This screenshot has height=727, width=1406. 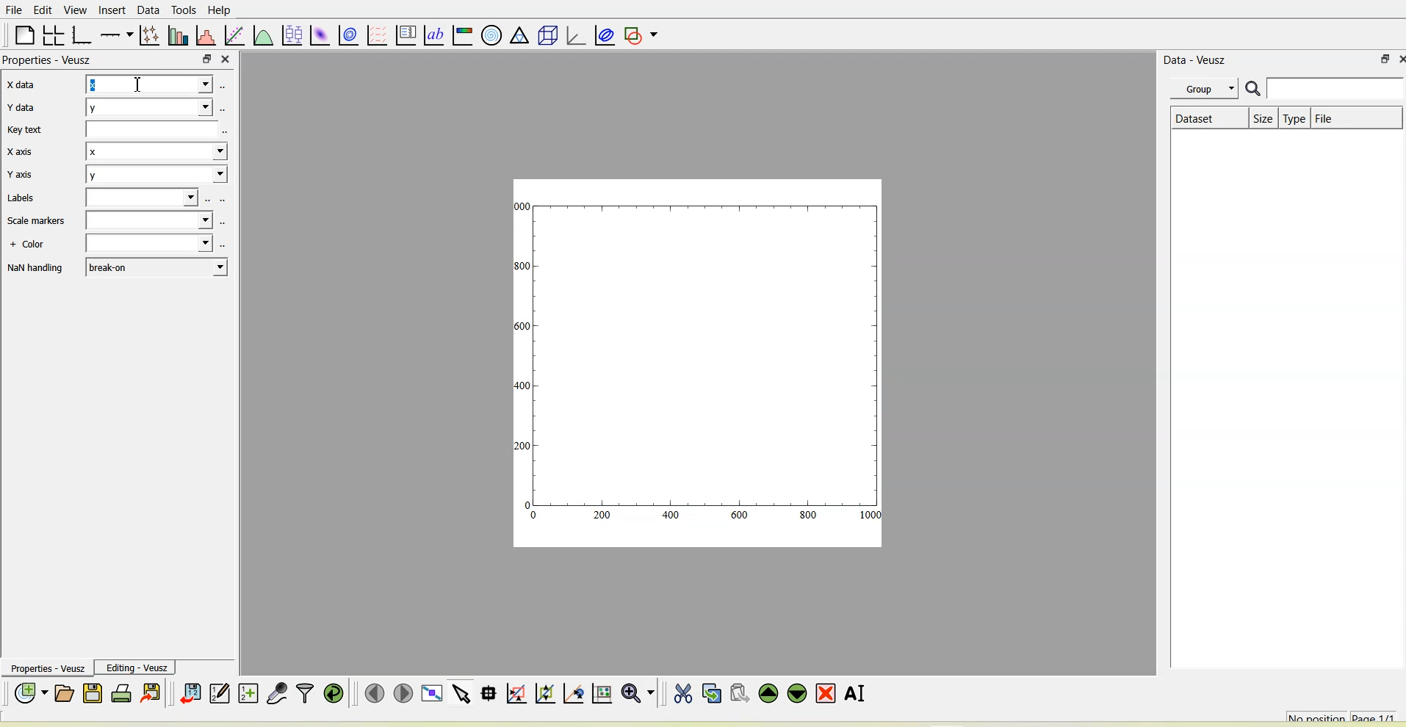 What do you see at coordinates (209, 199) in the screenshot?
I see `select using dataset browser` at bounding box center [209, 199].